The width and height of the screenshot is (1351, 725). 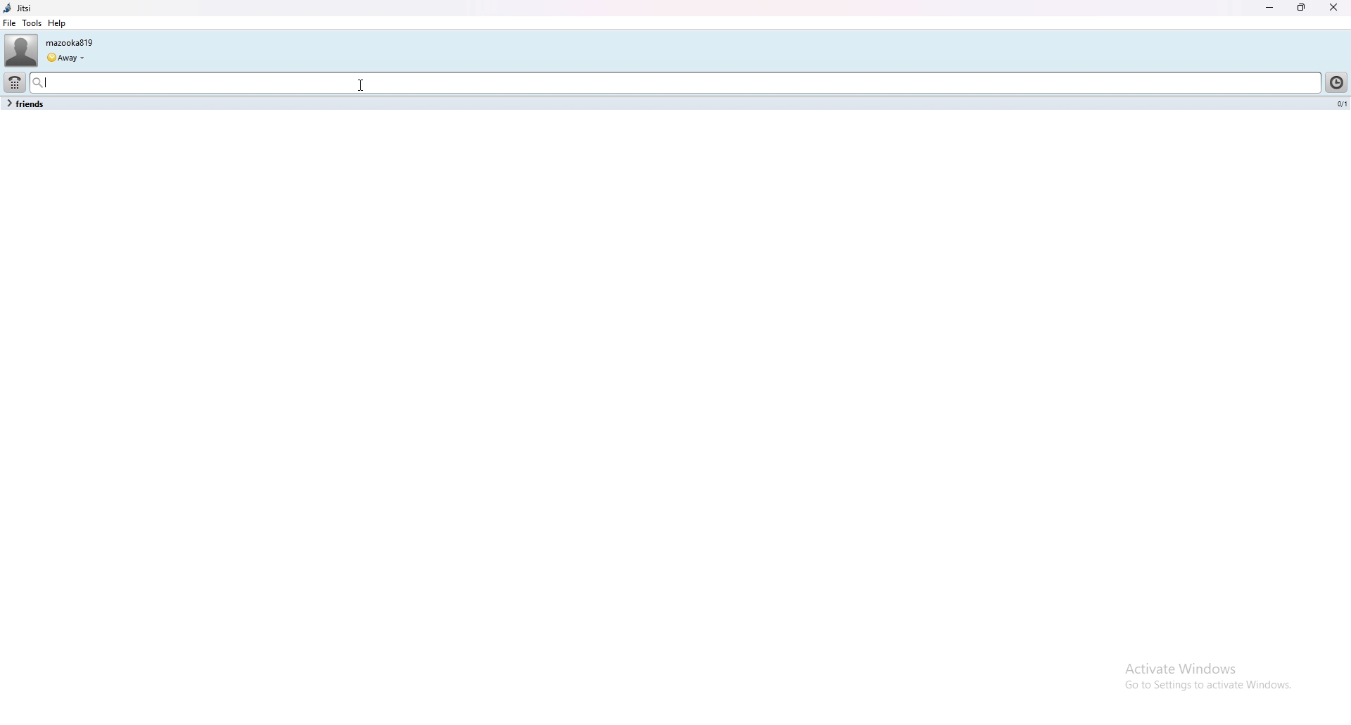 I want to click on tools, so click(x=32, y=23).